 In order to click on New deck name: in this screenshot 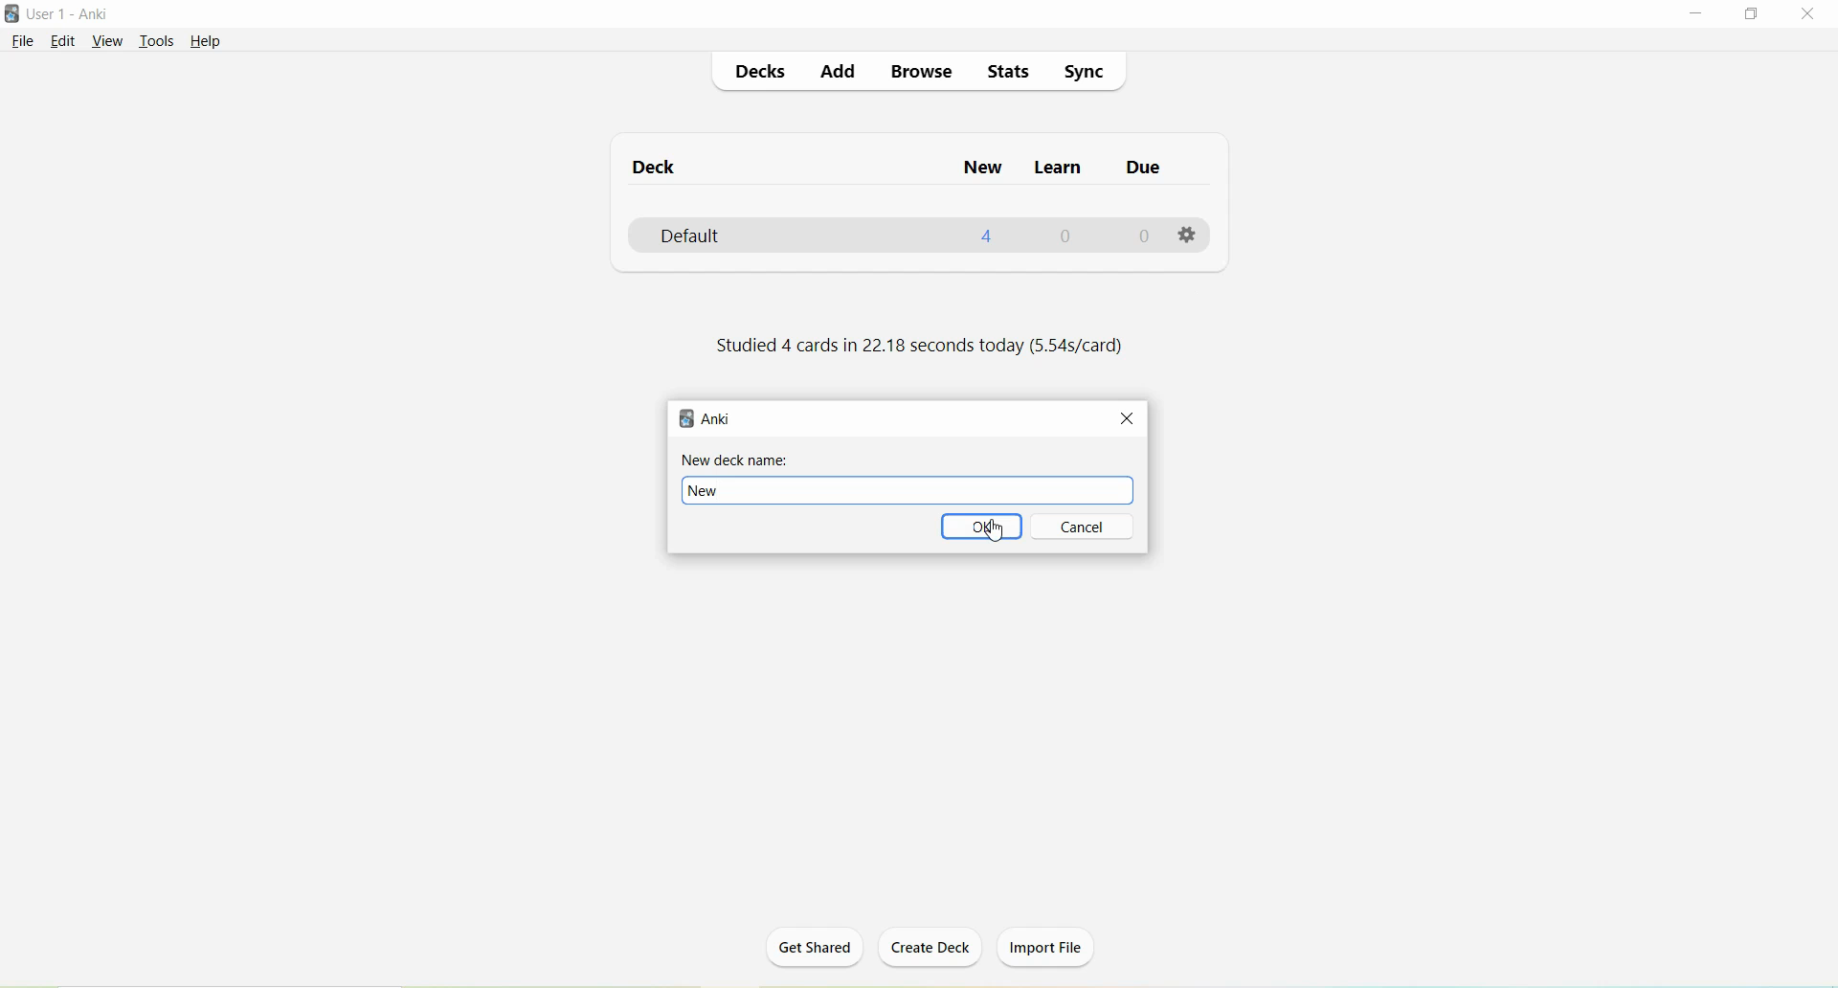, I will do `click(736, 460)`.